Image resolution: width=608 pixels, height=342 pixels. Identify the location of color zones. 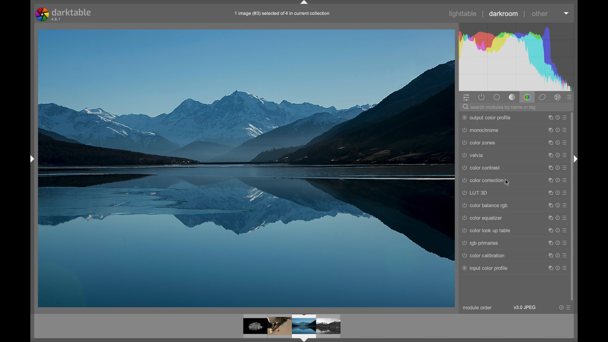
(480, 143).